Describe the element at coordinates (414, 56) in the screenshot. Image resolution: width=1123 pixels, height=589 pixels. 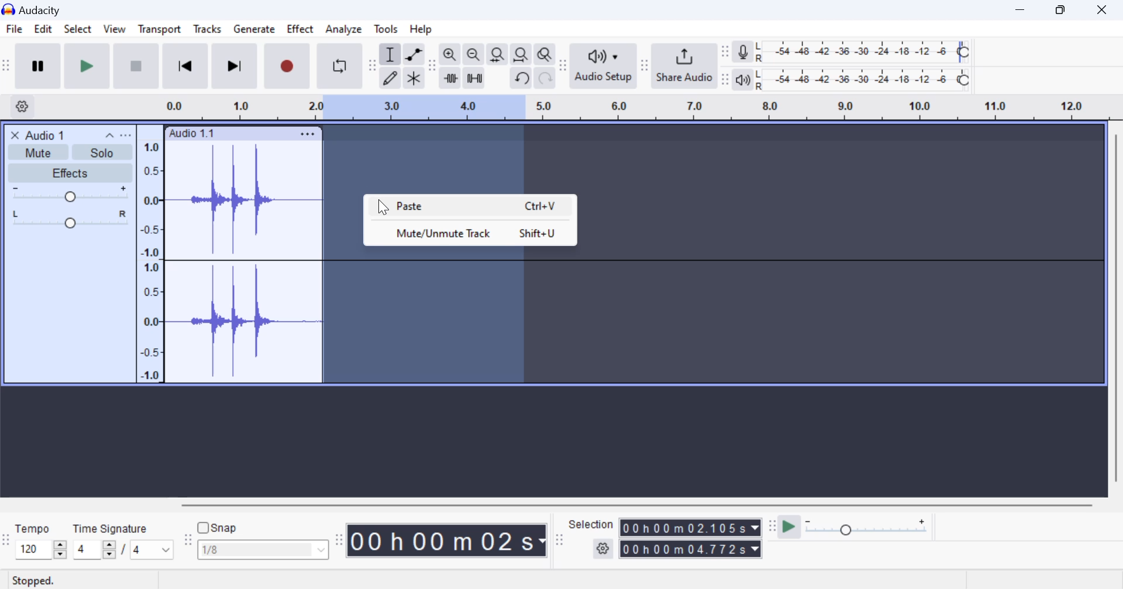
I see `envelop tool` at that location.